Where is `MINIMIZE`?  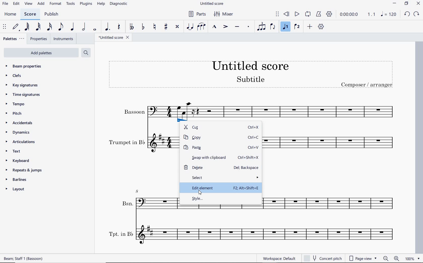 MINIMIZE is located at coordinates (395, 4).